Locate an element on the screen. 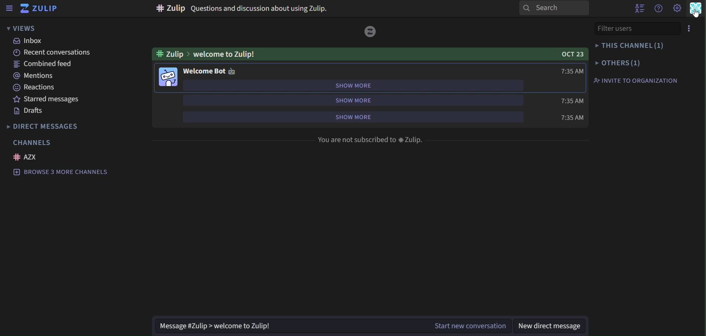 Image resolution: width=706 pixels, height=336 pixels. image is located at coordinates (167, 77).